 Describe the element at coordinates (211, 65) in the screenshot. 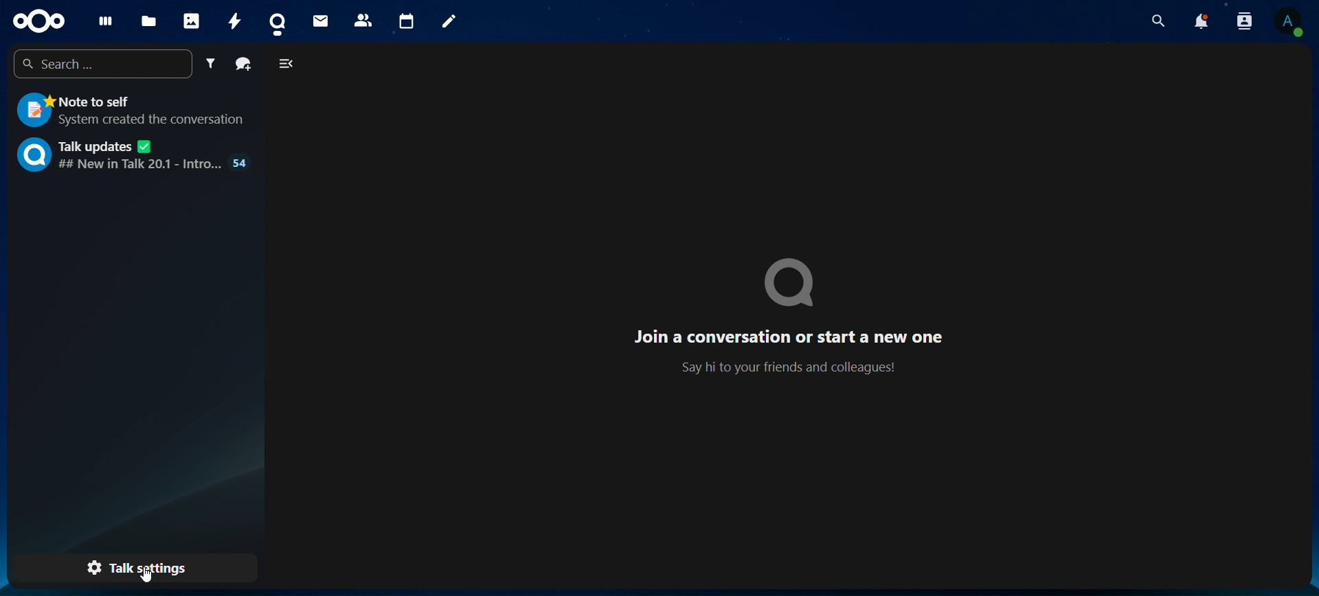

I see `filter` at that location.